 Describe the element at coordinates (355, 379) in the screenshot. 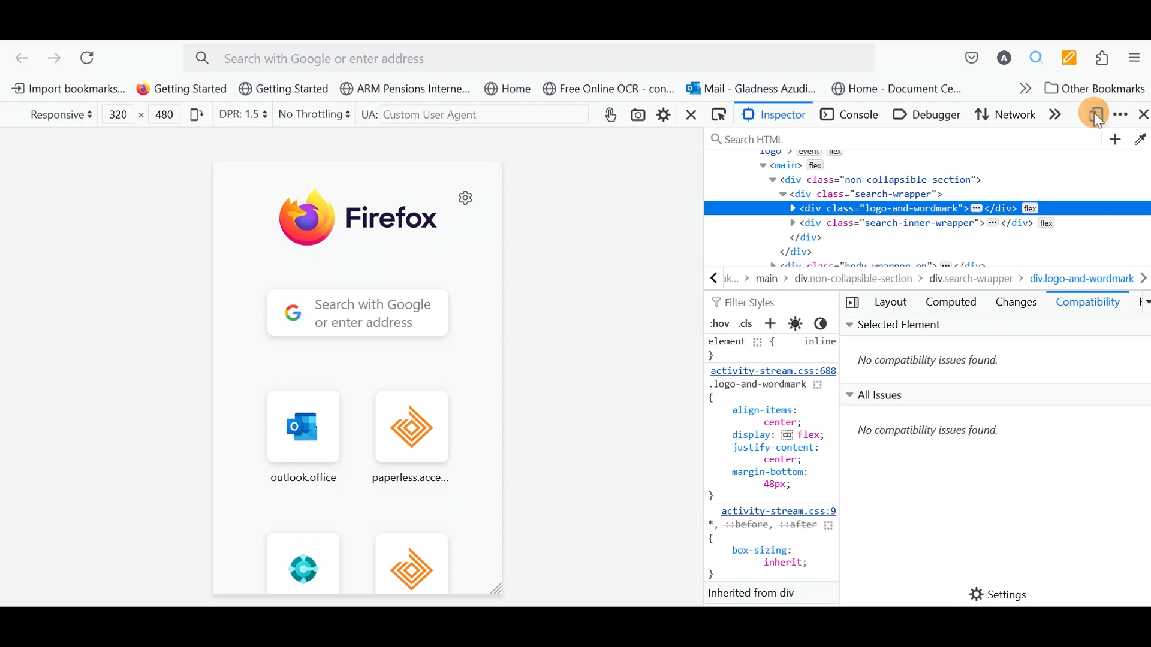

I see `Webpage's mobile responsiveness displayed here` at that location.